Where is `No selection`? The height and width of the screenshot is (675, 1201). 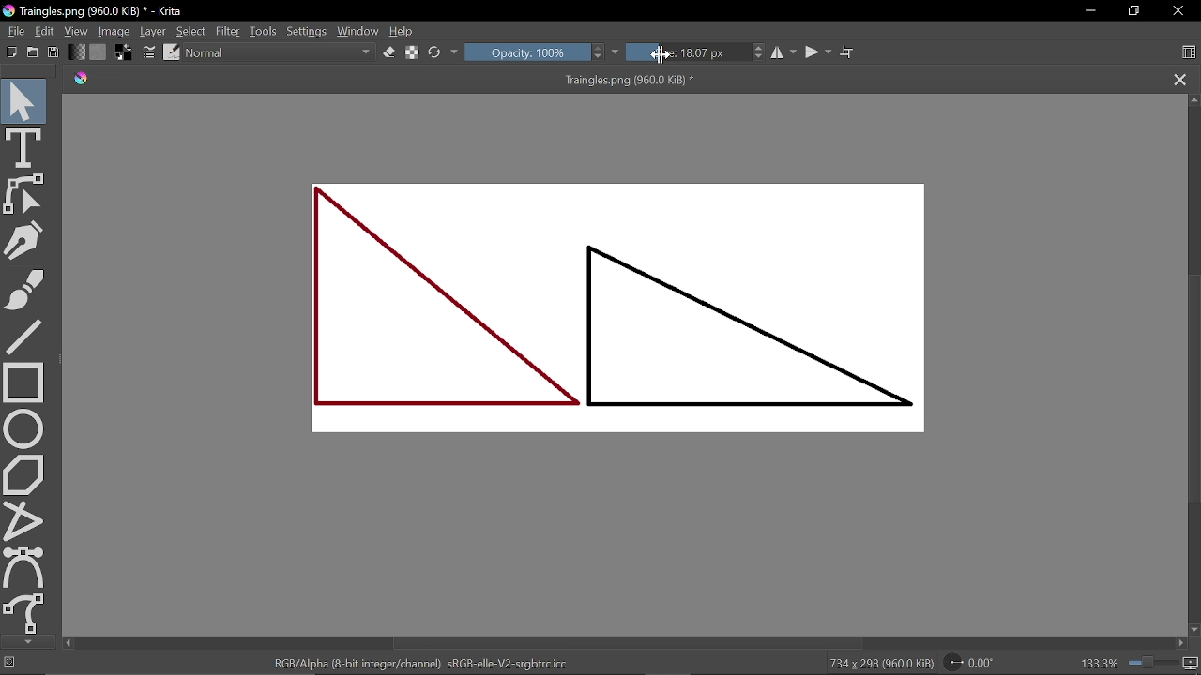
No selection is located at coordinates (11, 664).